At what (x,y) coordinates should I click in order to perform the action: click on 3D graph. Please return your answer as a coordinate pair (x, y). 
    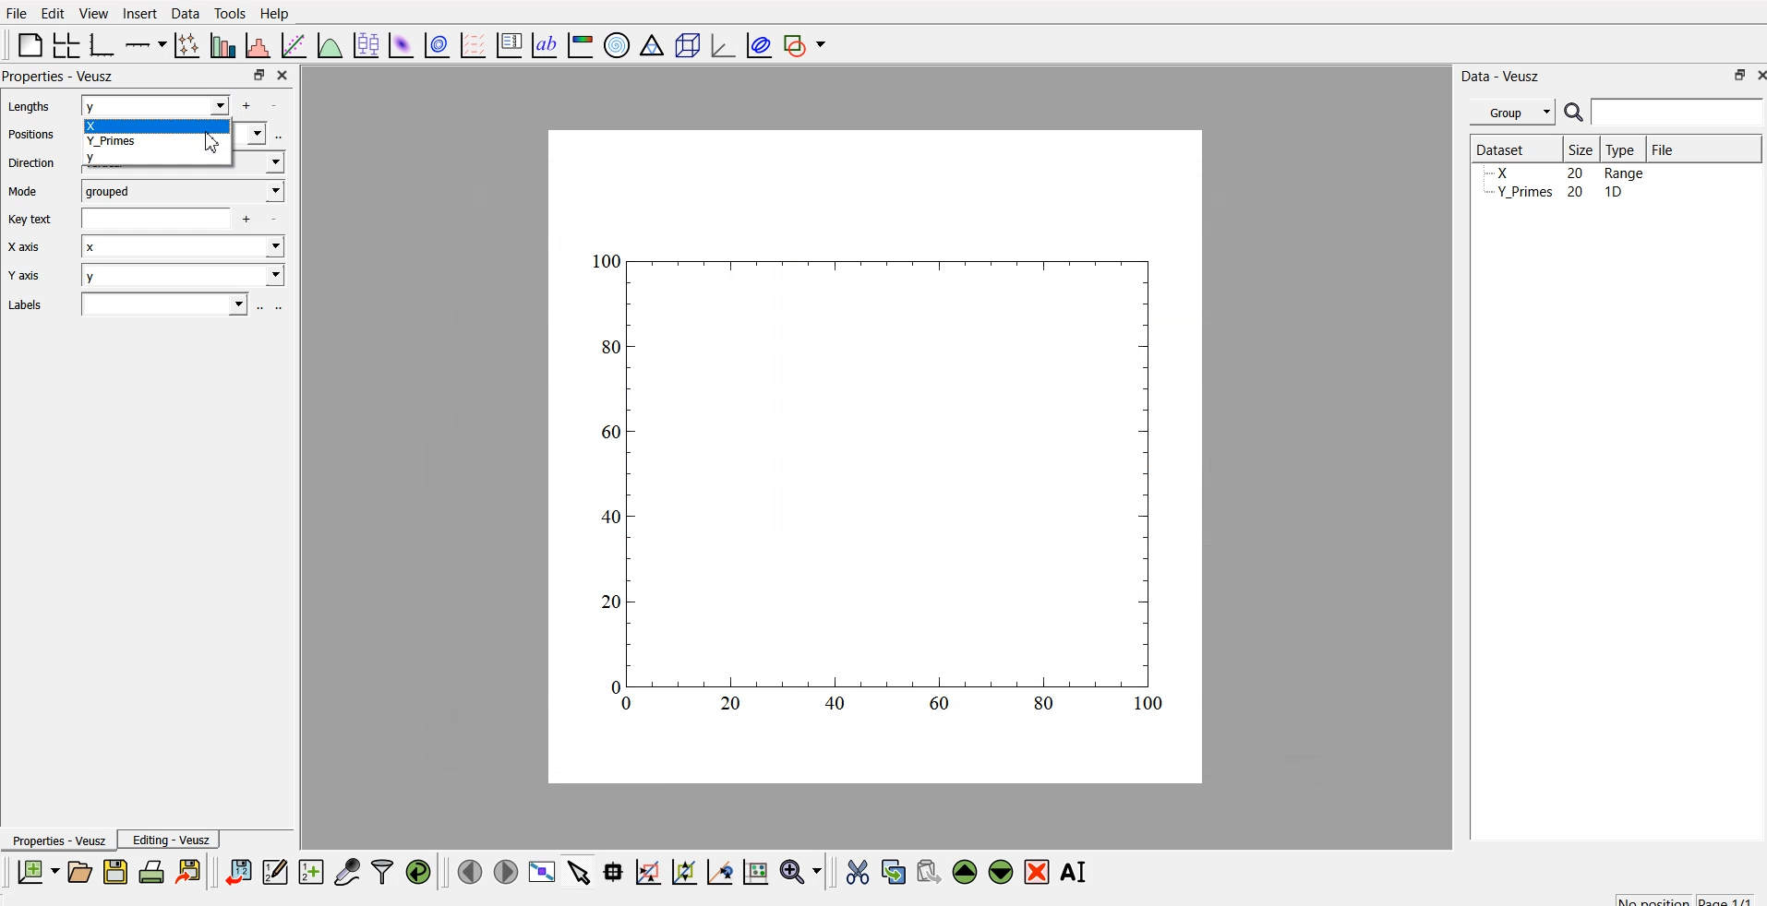
    Looking at the image, I should click on (721, 45).